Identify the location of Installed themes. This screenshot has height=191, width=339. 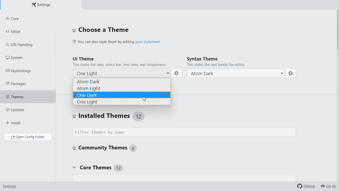
(128, 116).